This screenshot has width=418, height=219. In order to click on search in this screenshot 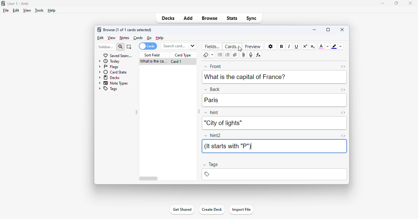, I will do `click(121, 47)`.